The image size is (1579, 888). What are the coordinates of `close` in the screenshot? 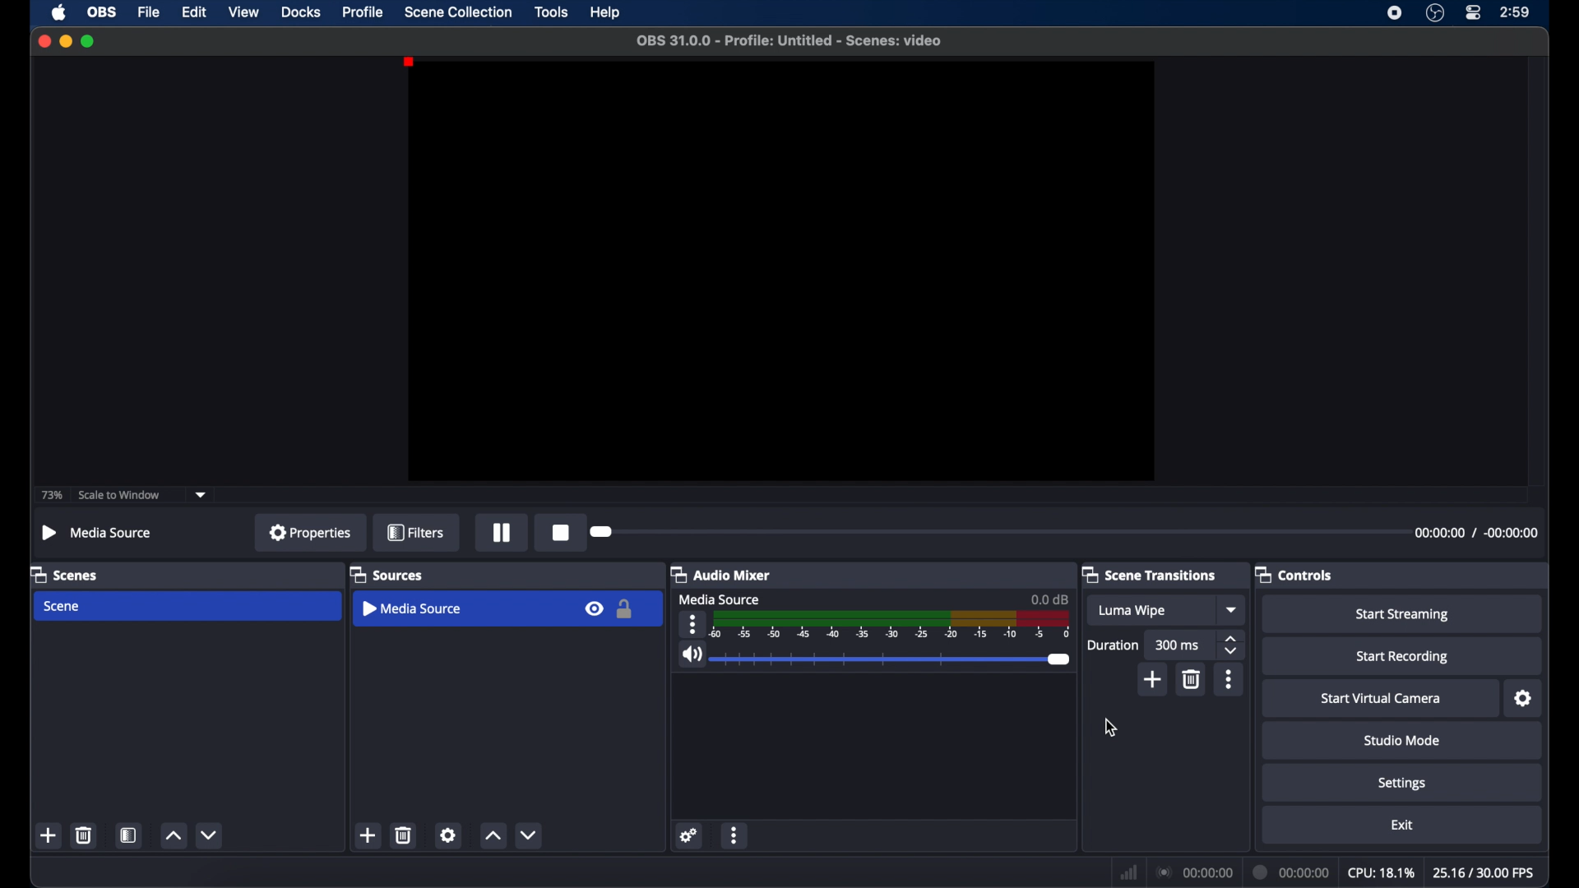 It's located at (44, 41).